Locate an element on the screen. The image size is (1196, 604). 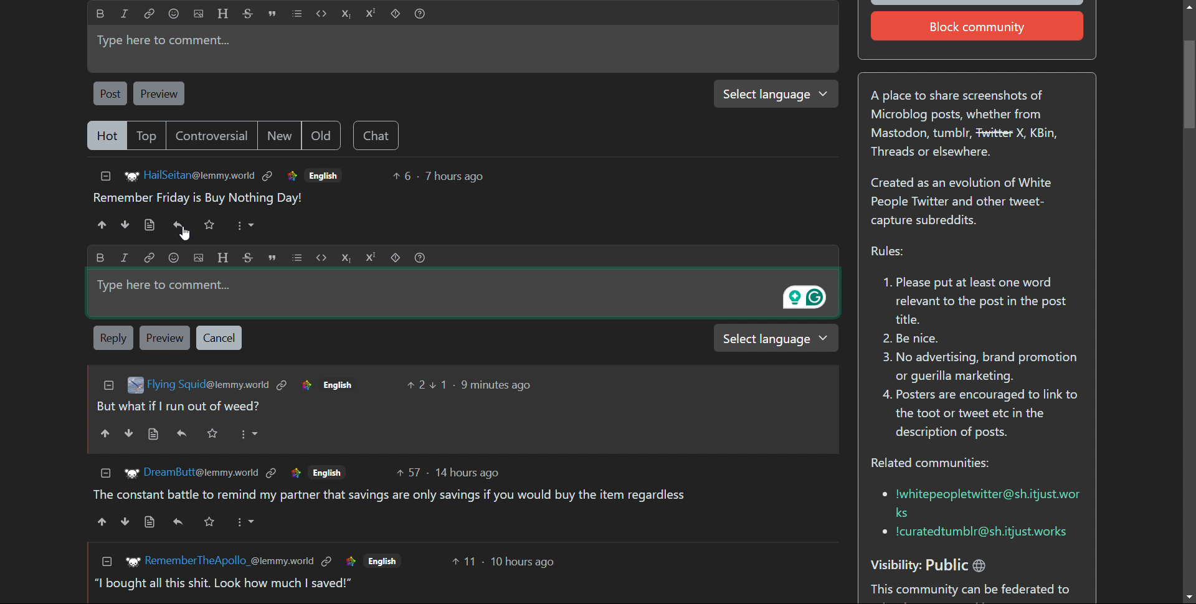
reply is located at coordinates (113, 338).